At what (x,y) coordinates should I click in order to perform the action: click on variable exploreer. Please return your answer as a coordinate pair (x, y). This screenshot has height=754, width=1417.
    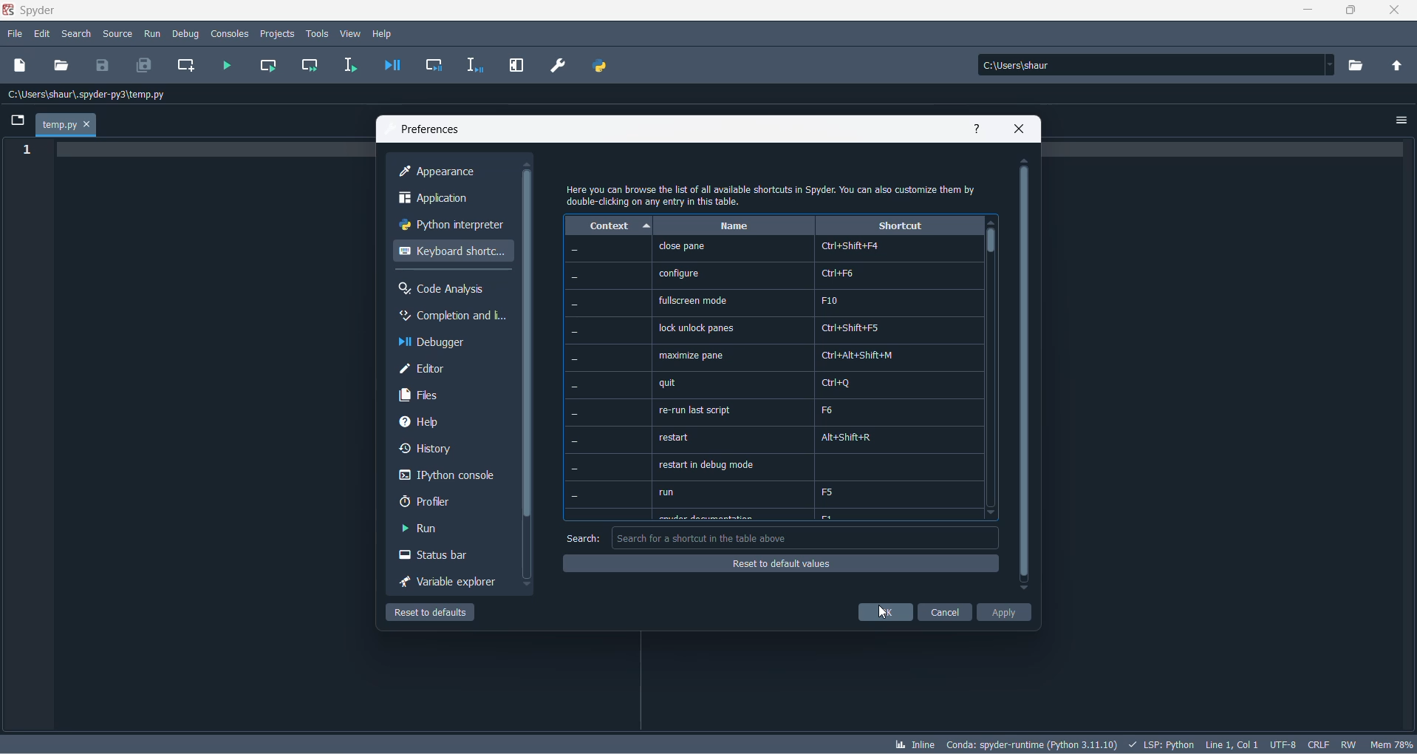
    Looking at the image, I should click on (448, 584).